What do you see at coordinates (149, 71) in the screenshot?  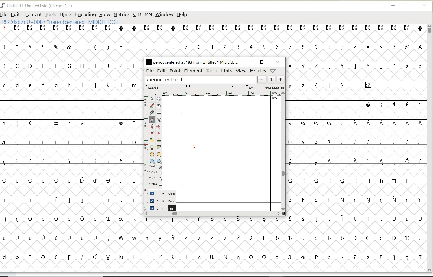 I see `file` at bounding box center [149, 71].